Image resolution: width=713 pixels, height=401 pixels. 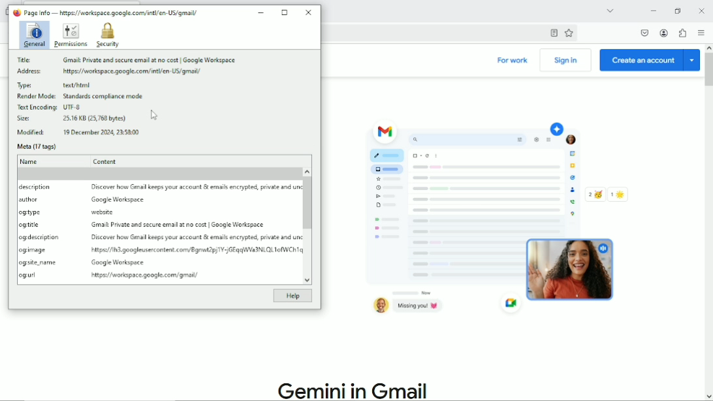 I want to click on Modified, so click(x=31, y=132).